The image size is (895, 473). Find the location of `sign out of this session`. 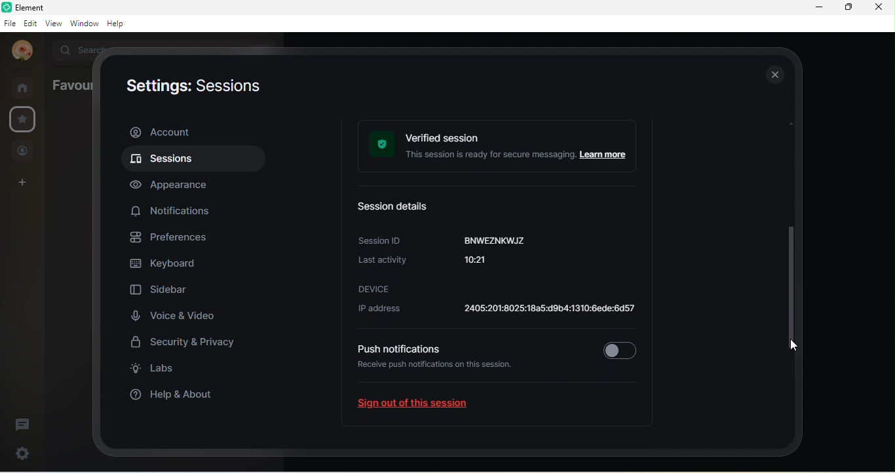

sign out of this session is located at coordinates (423, 406).